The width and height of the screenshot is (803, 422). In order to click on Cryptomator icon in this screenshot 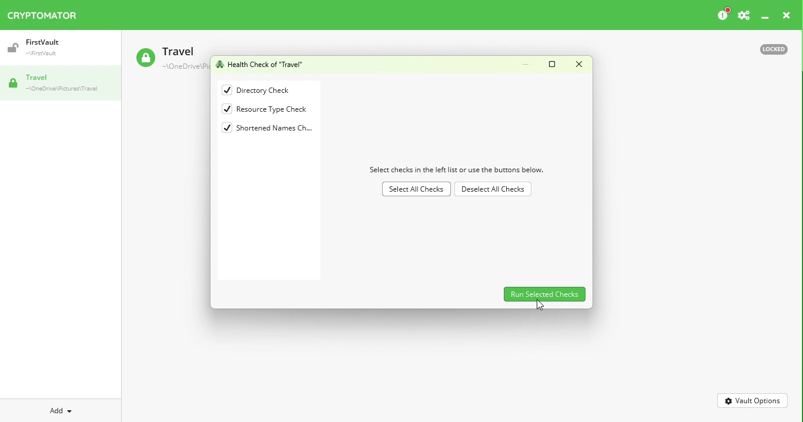, I will do `click(48, 13)`.